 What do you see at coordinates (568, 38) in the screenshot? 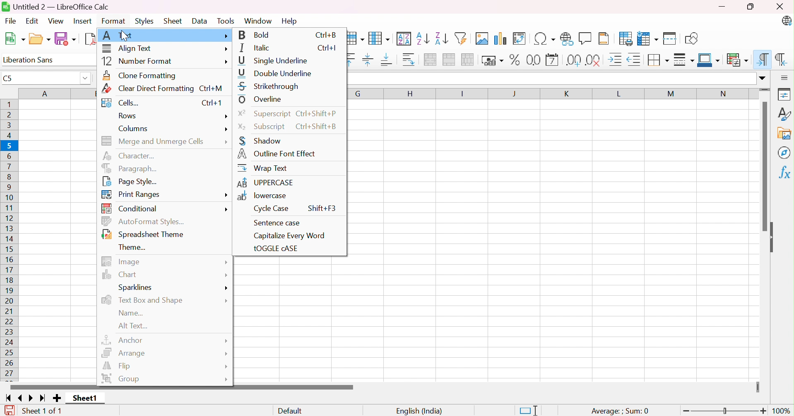
I see `Insert Hyperlink` at bounding box center [568, 38].